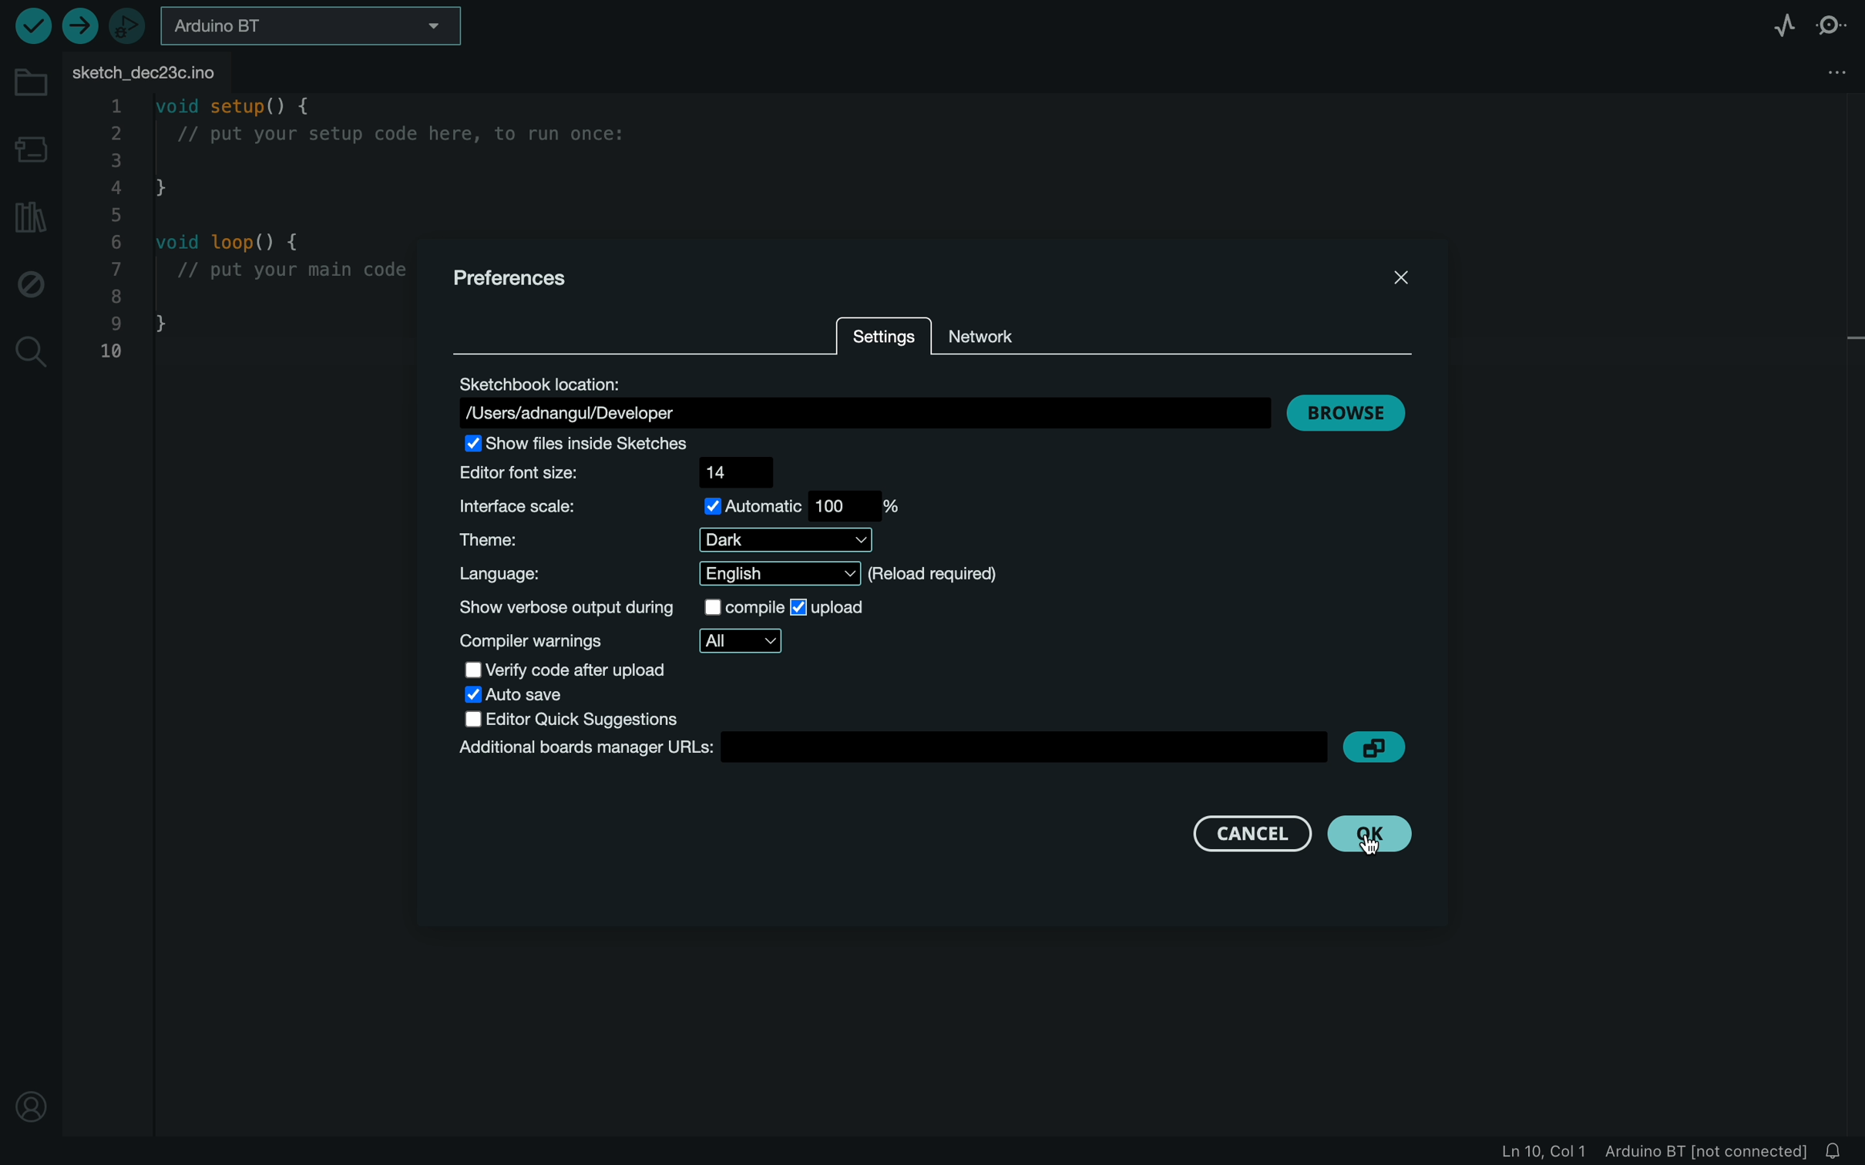 The image size is (1865, 1165). Describe the element at coordinates (31, 28) in the screenshot. I see `verify` at that location.